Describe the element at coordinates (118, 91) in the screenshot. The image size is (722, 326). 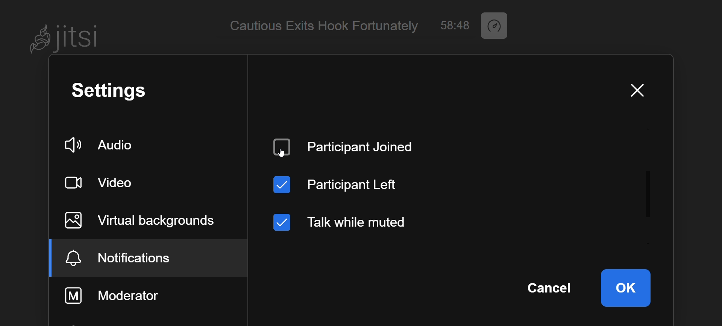
I see `setting` at that location.